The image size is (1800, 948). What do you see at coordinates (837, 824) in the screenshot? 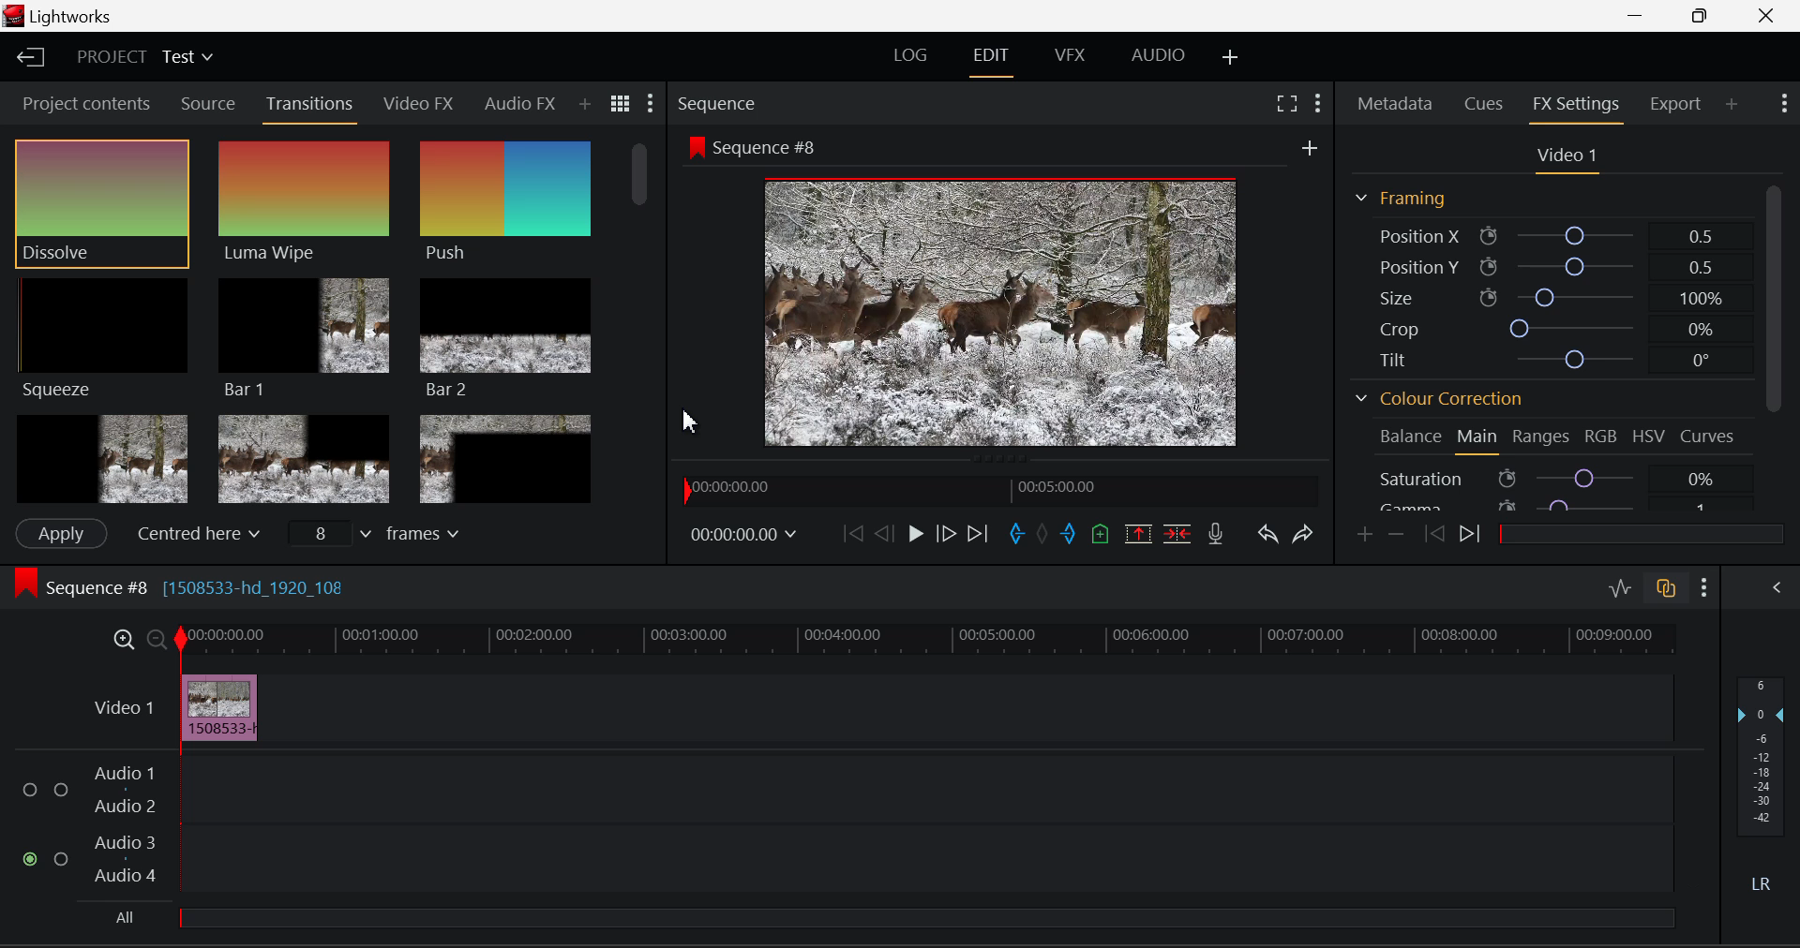
I see `Audio Input Field` at bounding box center [837, 824].